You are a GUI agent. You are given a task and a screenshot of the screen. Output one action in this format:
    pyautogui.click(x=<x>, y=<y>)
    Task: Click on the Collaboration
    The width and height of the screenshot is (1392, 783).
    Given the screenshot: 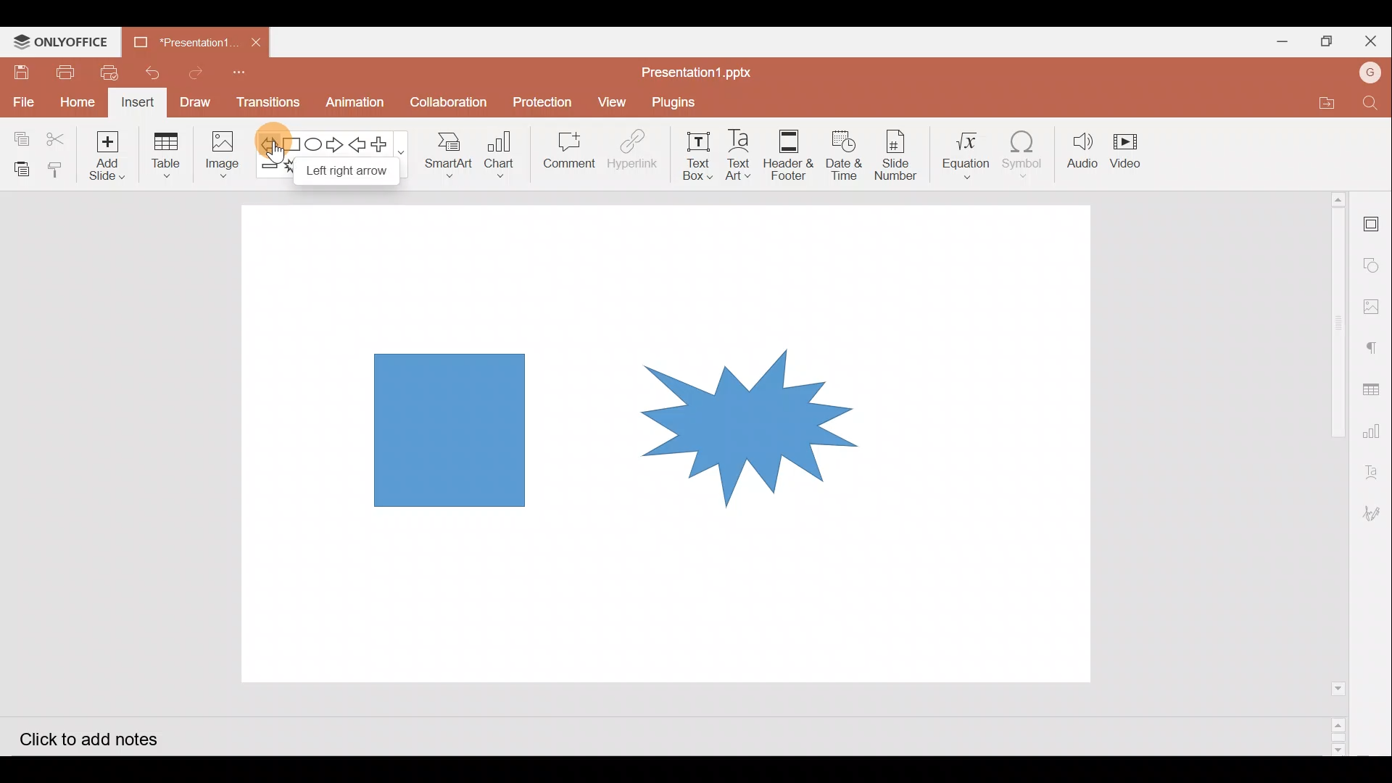 What is the action you would take?
    pyautogui.click(x=449, y=97)
    